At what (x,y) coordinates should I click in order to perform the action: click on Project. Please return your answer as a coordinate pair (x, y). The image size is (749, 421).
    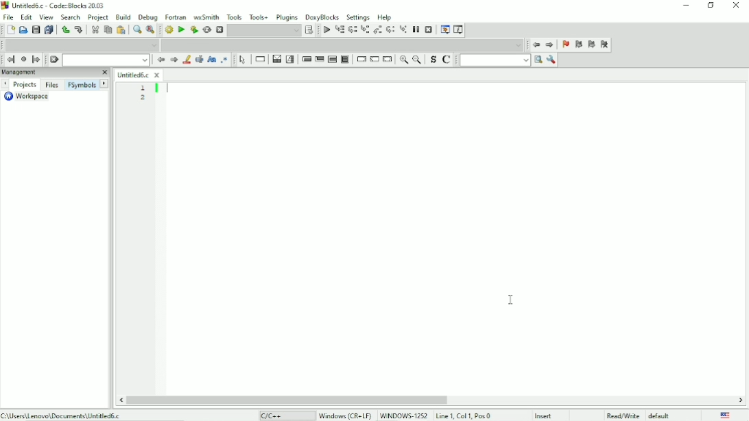
    Looking at the image, I should click on (98, 17).